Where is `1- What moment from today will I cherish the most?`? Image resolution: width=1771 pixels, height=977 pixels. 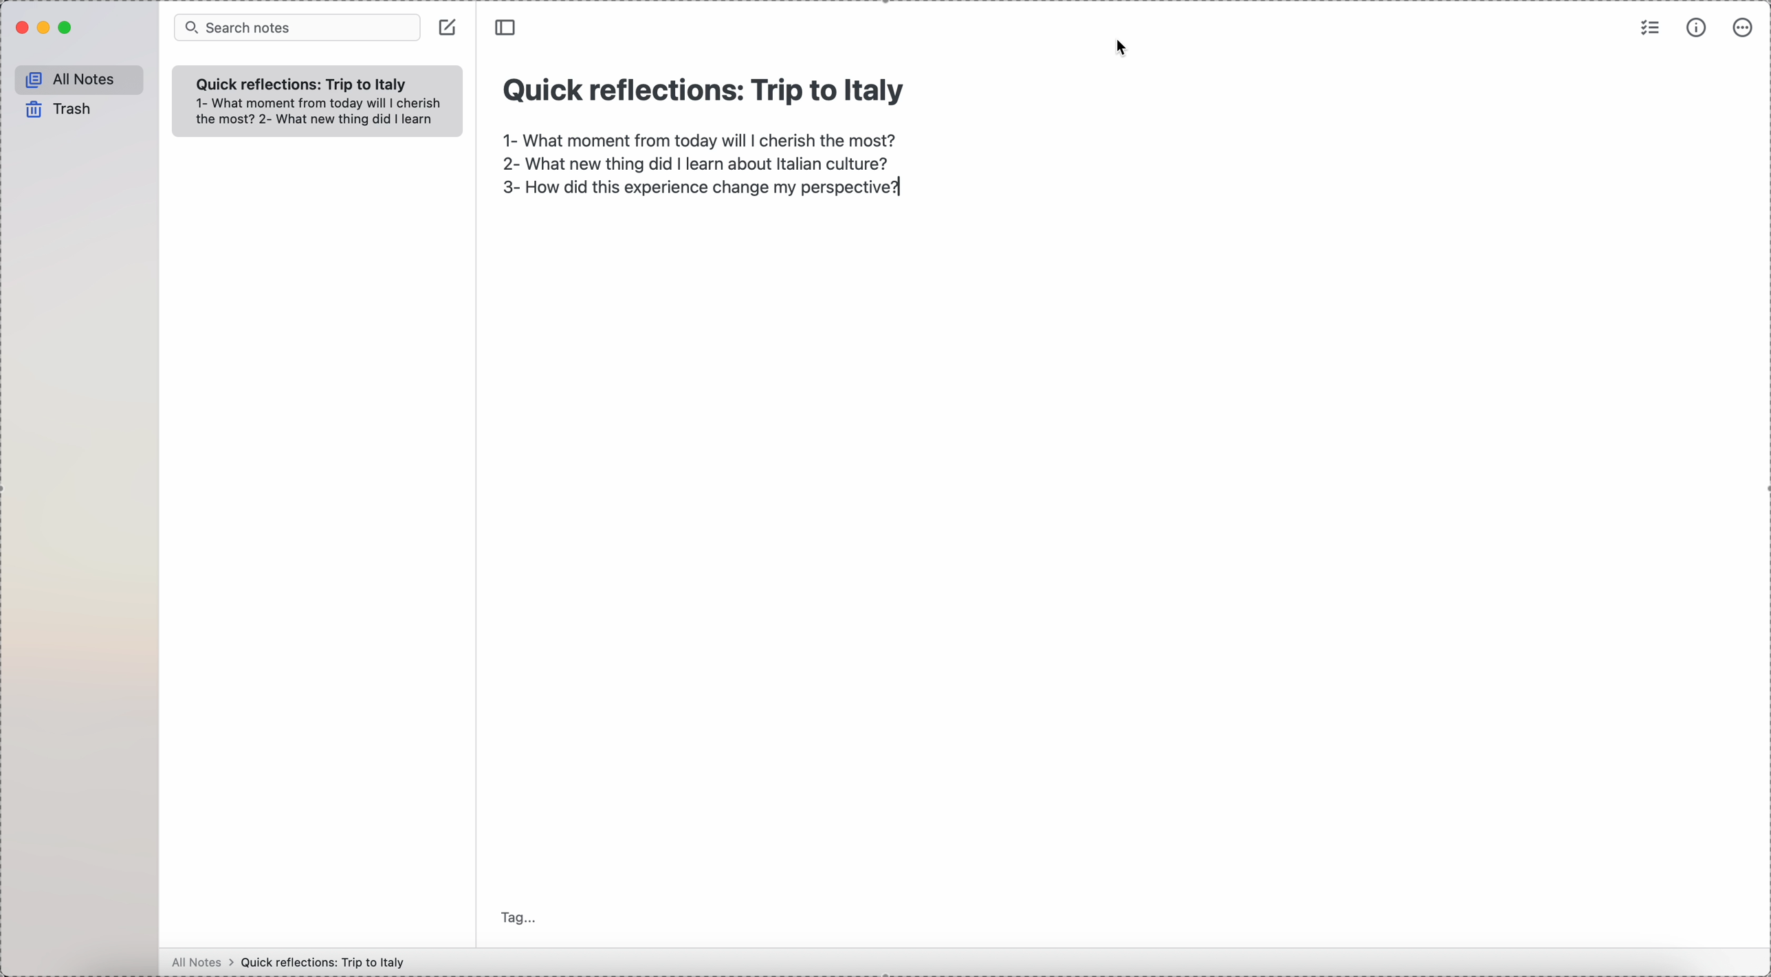 1- What moment from today will I cherish the most? is located at coordinates (324, 102).